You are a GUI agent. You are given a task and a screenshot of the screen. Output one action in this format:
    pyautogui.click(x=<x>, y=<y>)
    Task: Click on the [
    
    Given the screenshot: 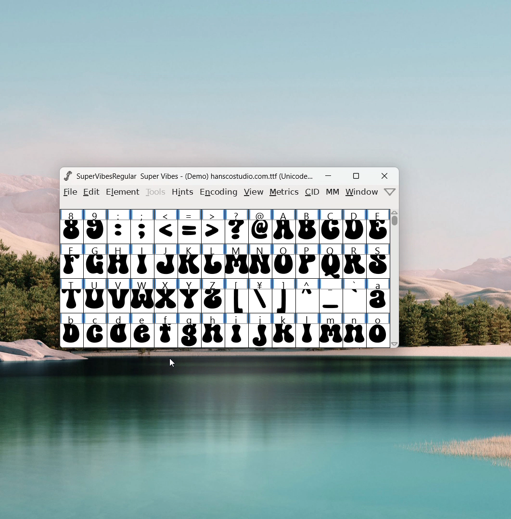 What is the action you would take?
    pyautogui.click(x=237, y=296)
    